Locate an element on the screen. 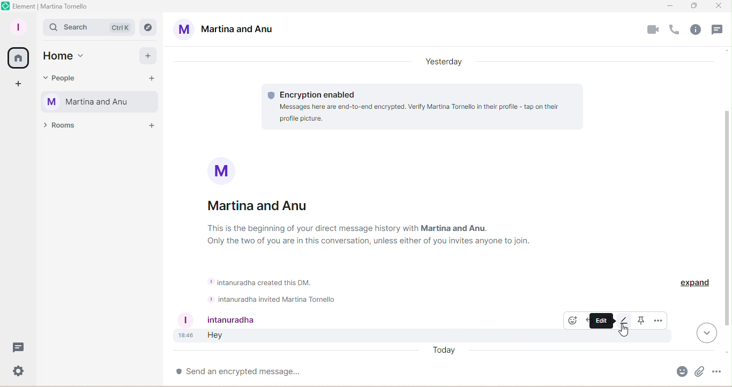  Search bar is located at coordinates (88, 28).